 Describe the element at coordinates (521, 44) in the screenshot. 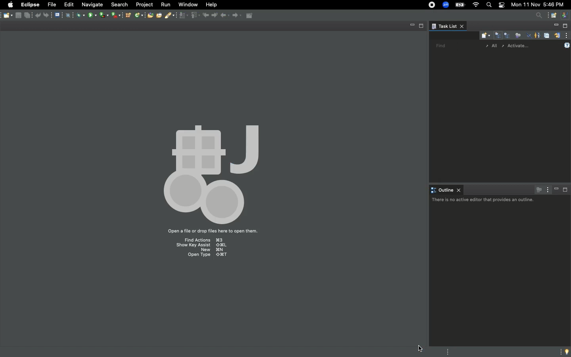

I see `Activate` at that location.